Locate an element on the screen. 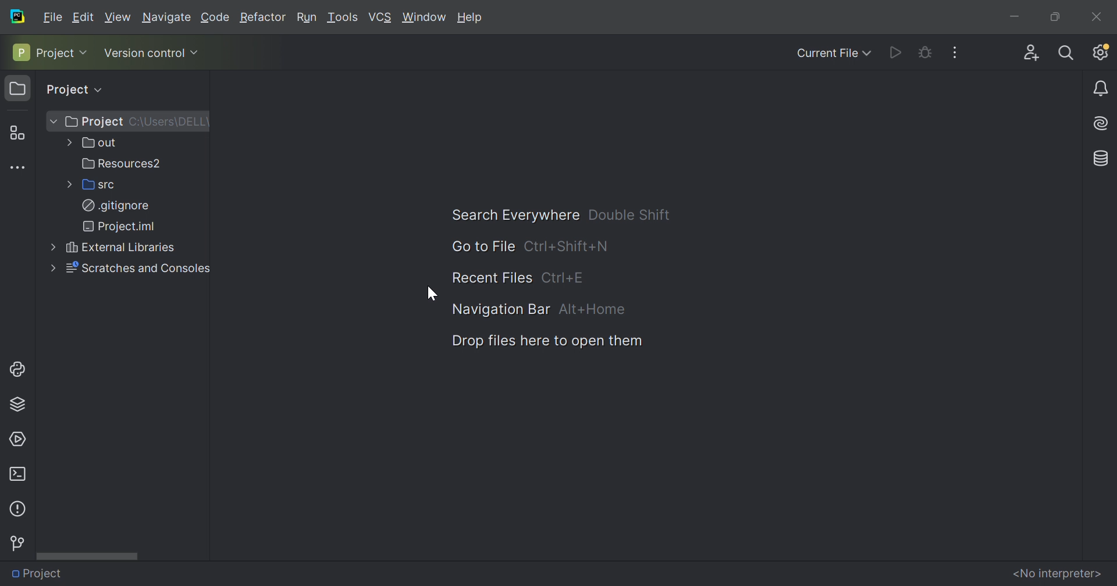 Image resolution: width=1117 pixels, height=586 pixels. Python packages is located at coordinates (22, 403).